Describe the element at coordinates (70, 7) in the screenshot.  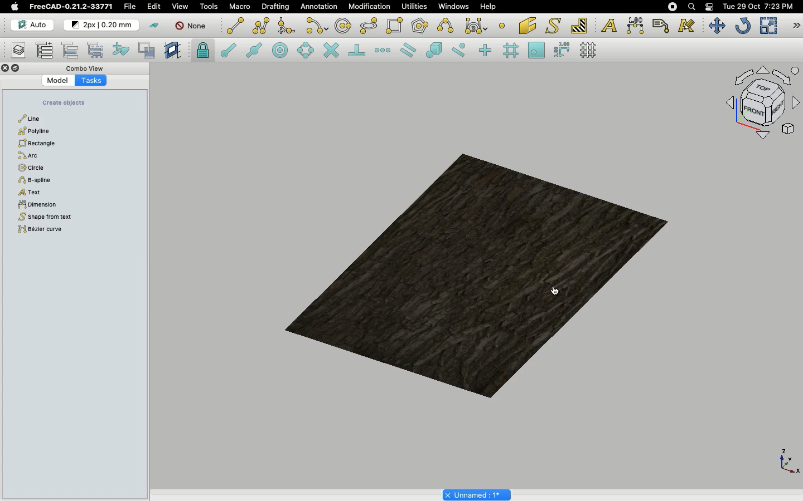
I see `FreeCAD` at that location.